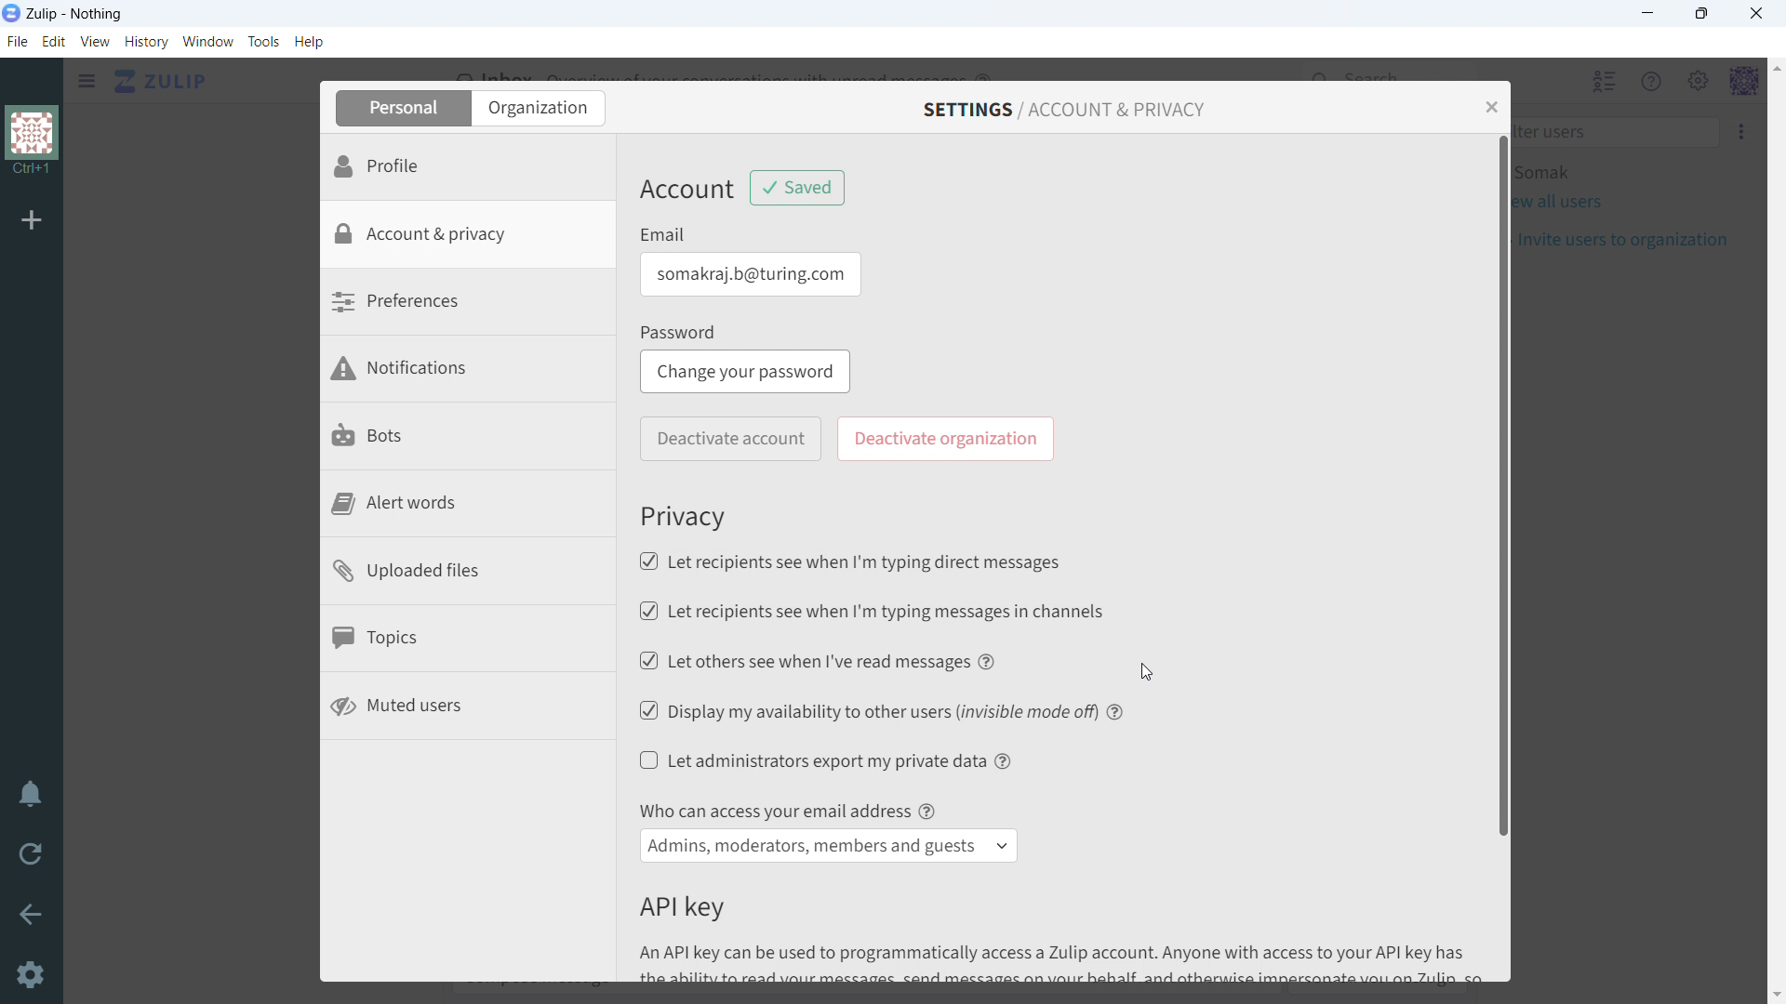 The image size is (1786, 1004). What do you see at coordinates (53, 42) in the screenshot?
I see `edit` at bounding box center [53, 42].